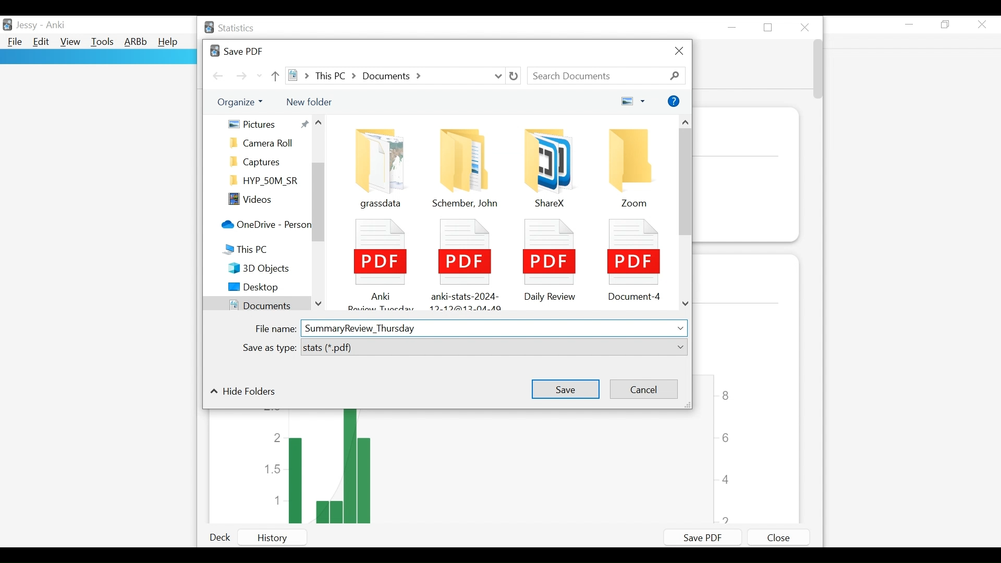  What do you see at coordinates (265, 181) in the screenshot?
I see `Folder` at bounding box center [265, 181].